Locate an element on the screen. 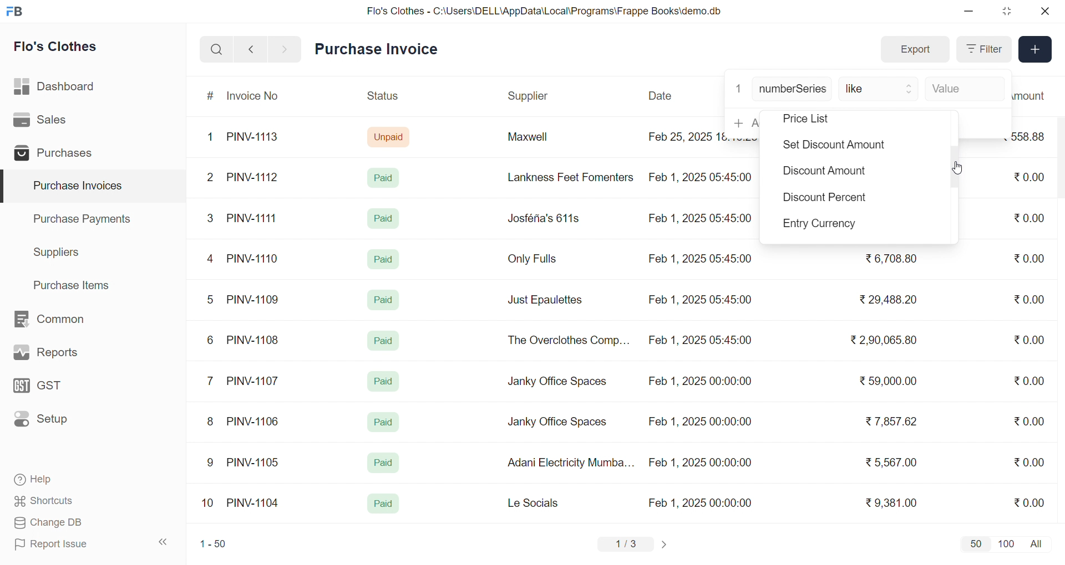 The image size is (1065, 565). PINV-1104 is located at coordinates (254, 503).